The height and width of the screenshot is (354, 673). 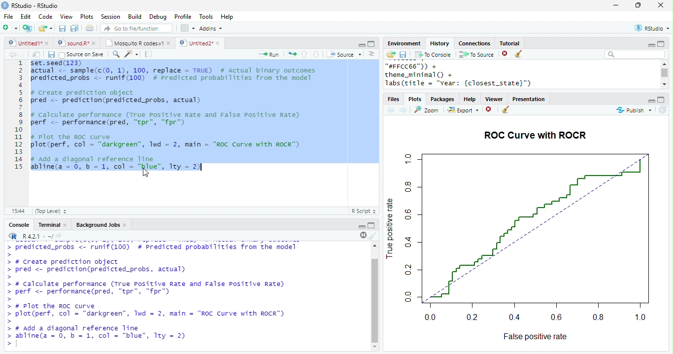 What do you see at coordinates (51, 55) in the screenshot?
I see `save` at bounding box center [51, 55].